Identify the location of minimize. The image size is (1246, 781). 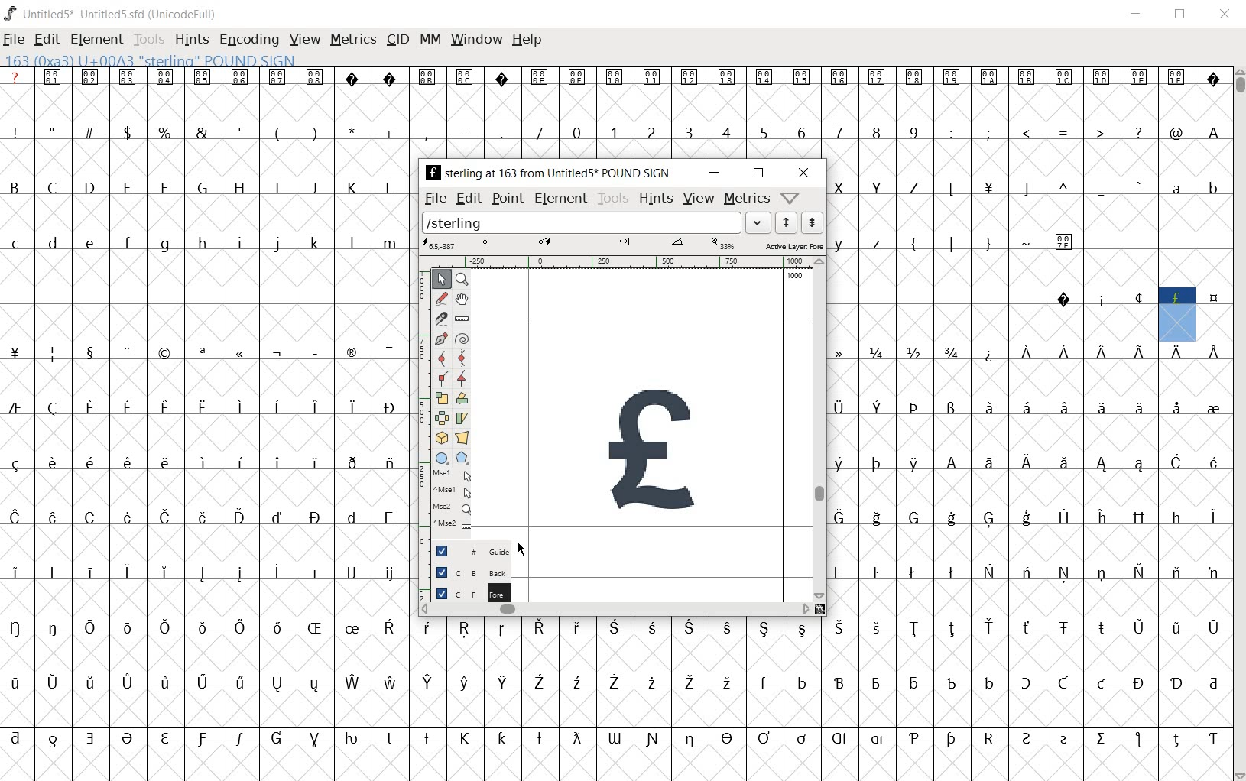
(713, 173).